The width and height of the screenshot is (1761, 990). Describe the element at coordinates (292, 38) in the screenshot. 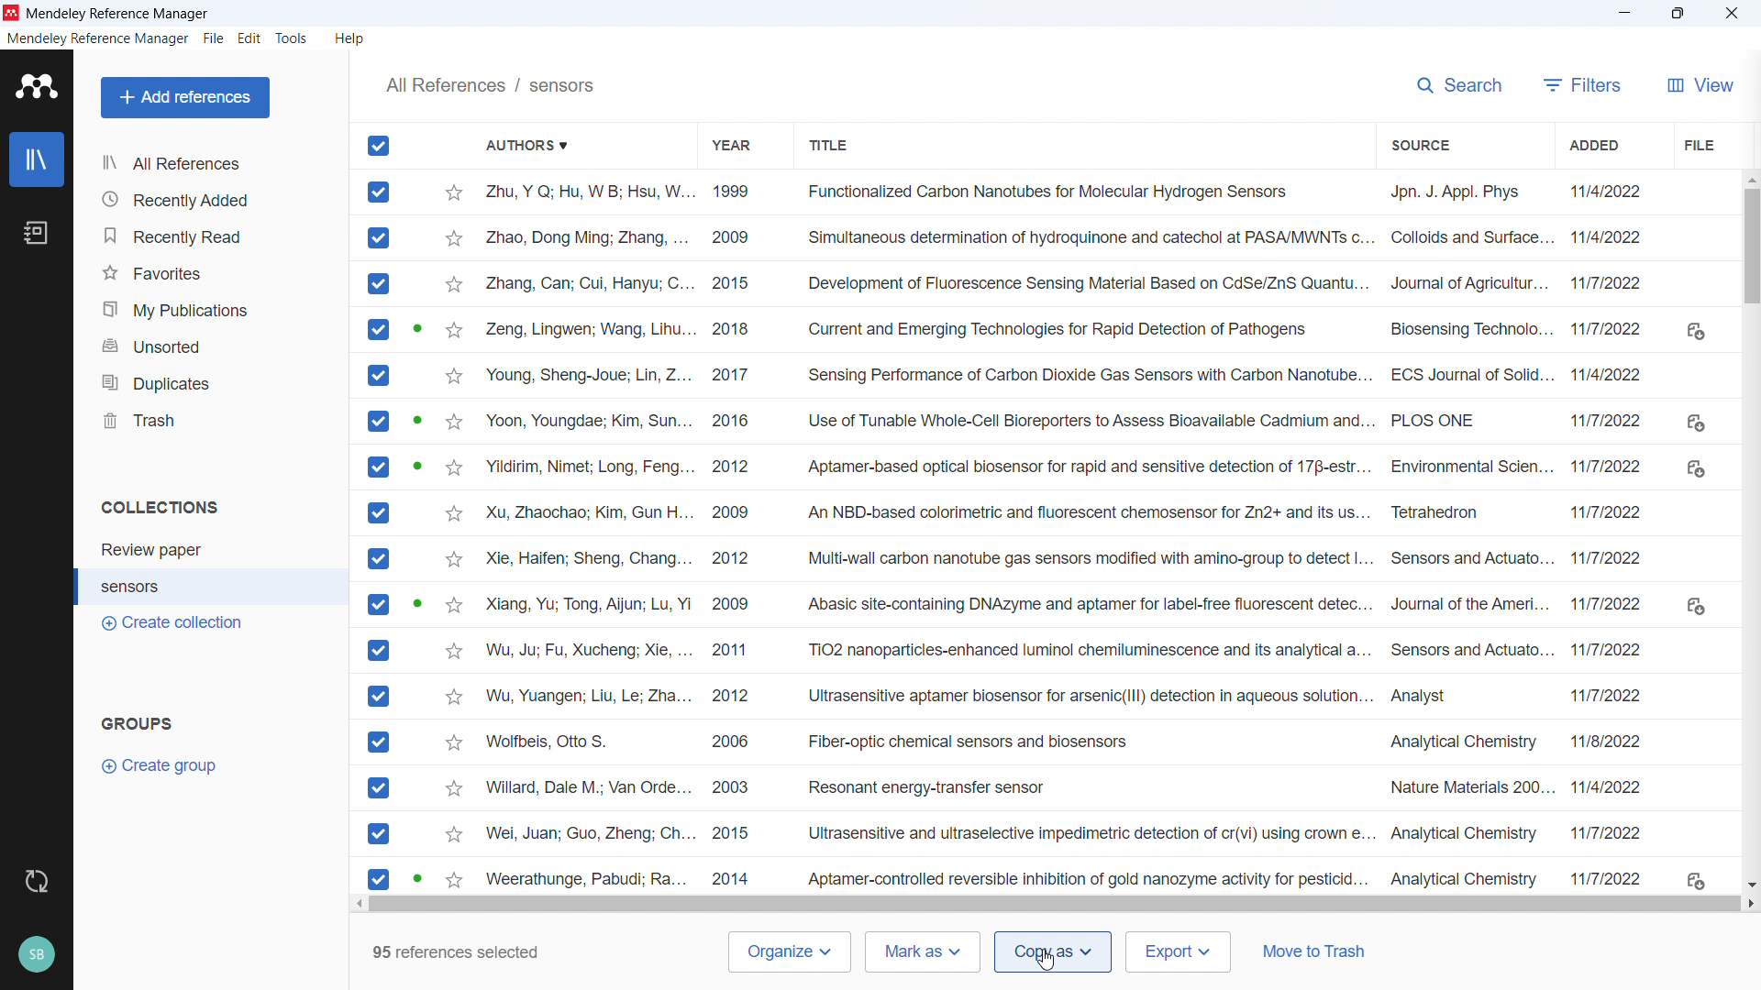

I see `tools` at that location.